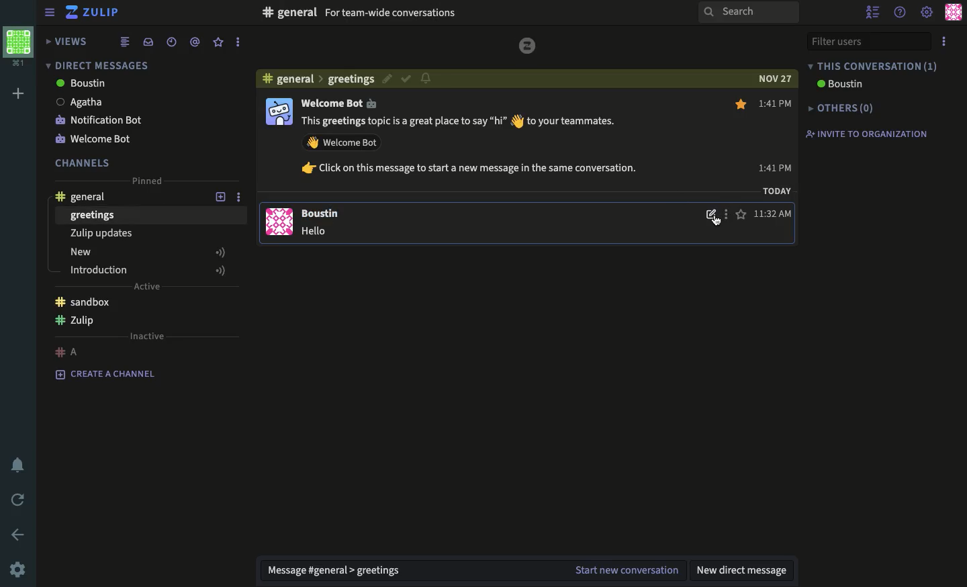 The image size is (967, 587). What do you see at coordinates (345, 103) in the screenshot?
I see `Welcome Bot` at bounding box center [345, 103].